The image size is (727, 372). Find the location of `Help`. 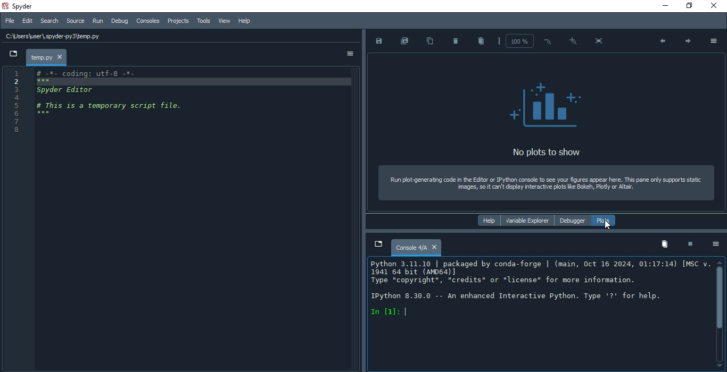

Help is located at coordinates (488, 221).